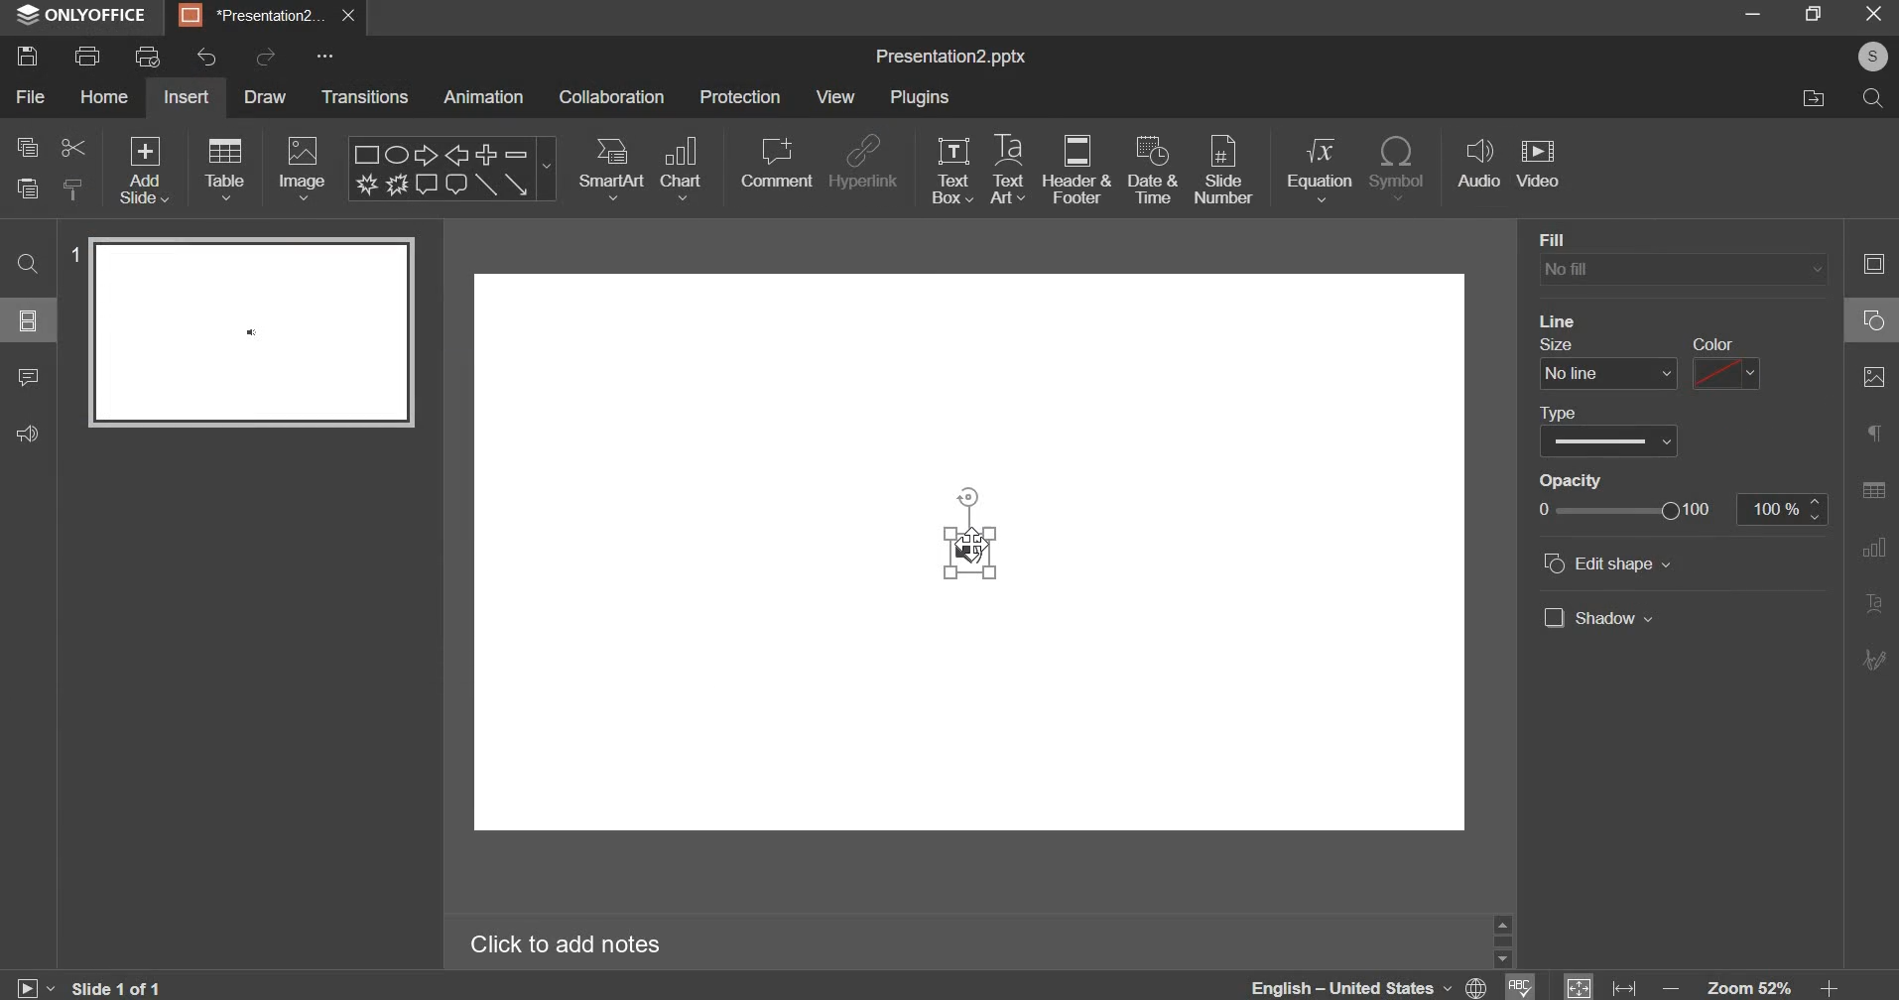 This screenshot has width=1899, height=1000. What do you see at coordinates (454, 170) in the screenshot?
I see `shapes` at bounding box center [454, 170].